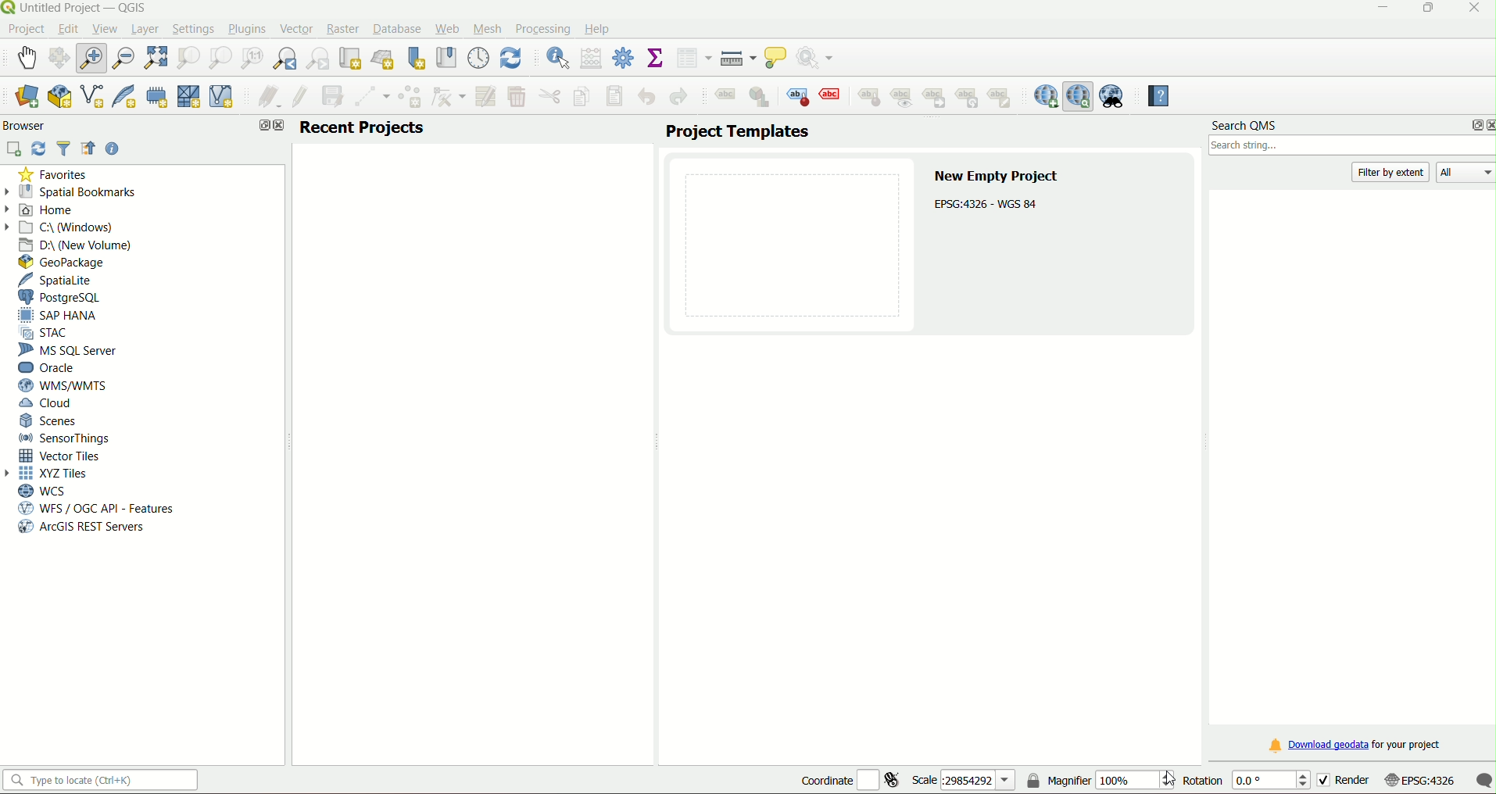  Describe the element at coordinates (1473, 9) in the screenshot. I see `close` at that location.